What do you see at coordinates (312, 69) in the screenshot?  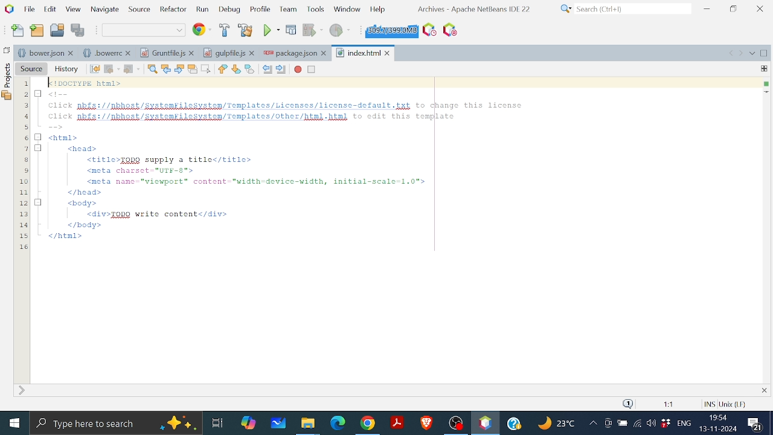 I see `Start macro recording` at bounding box center [312, 69].